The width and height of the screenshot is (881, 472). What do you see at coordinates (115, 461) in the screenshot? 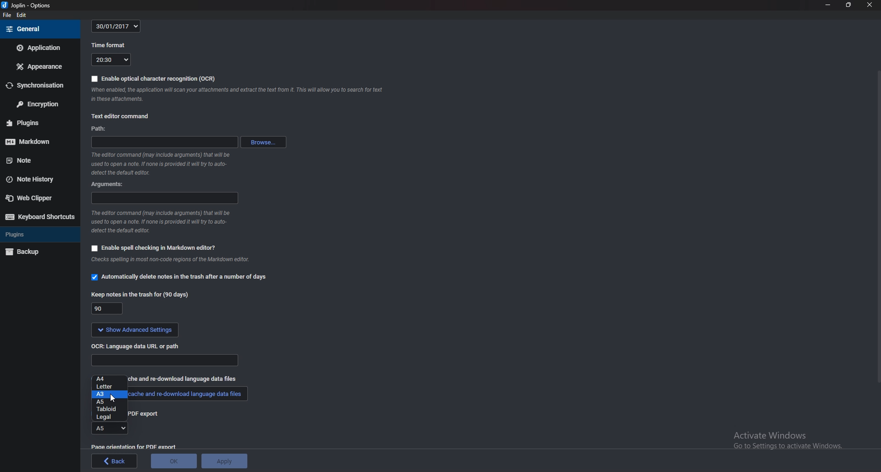
I see `Back` at bounding box center [115, 461].